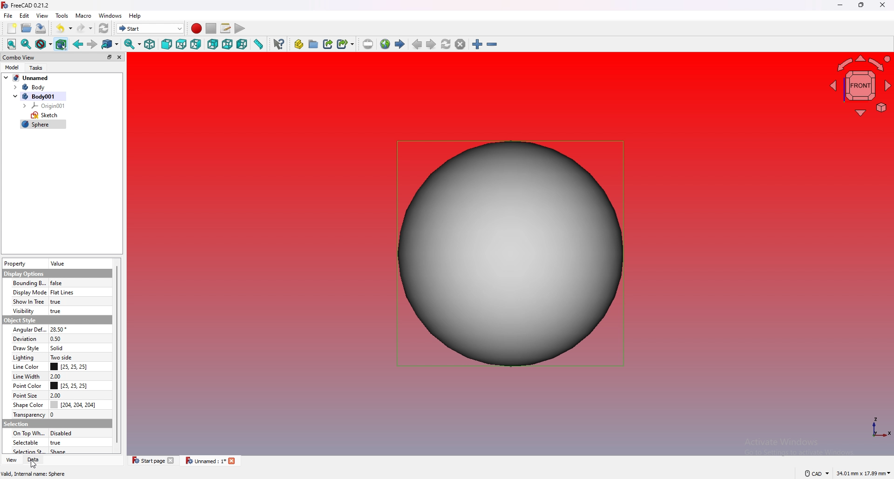 The image size is (894, 479). Describe the element at coordinates (10, 460) in the screenshot. I see `view` at that location.